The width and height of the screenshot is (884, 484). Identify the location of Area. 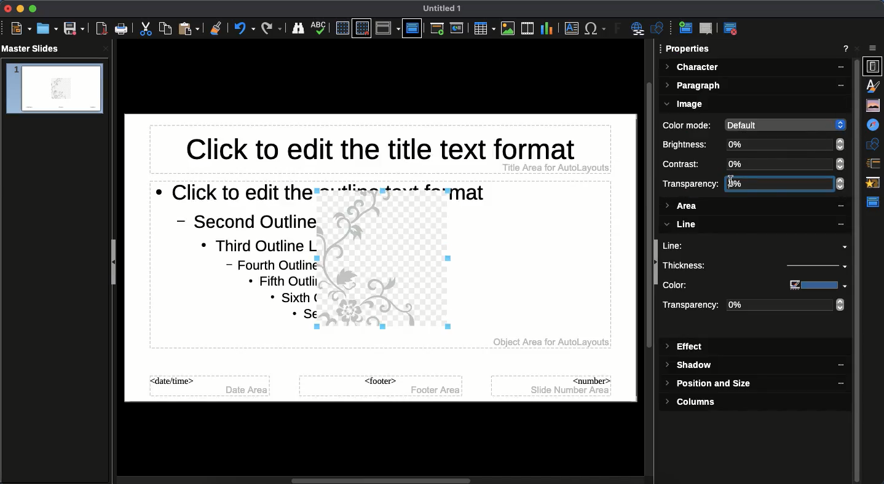
(754, 206).